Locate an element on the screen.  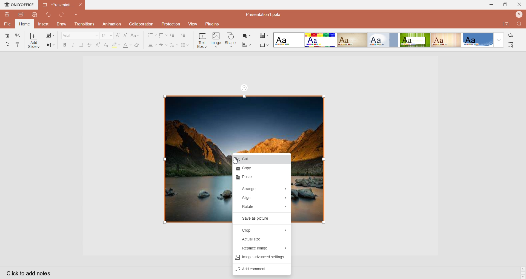
Presentation? pptx is located at coordinates (263, 14).